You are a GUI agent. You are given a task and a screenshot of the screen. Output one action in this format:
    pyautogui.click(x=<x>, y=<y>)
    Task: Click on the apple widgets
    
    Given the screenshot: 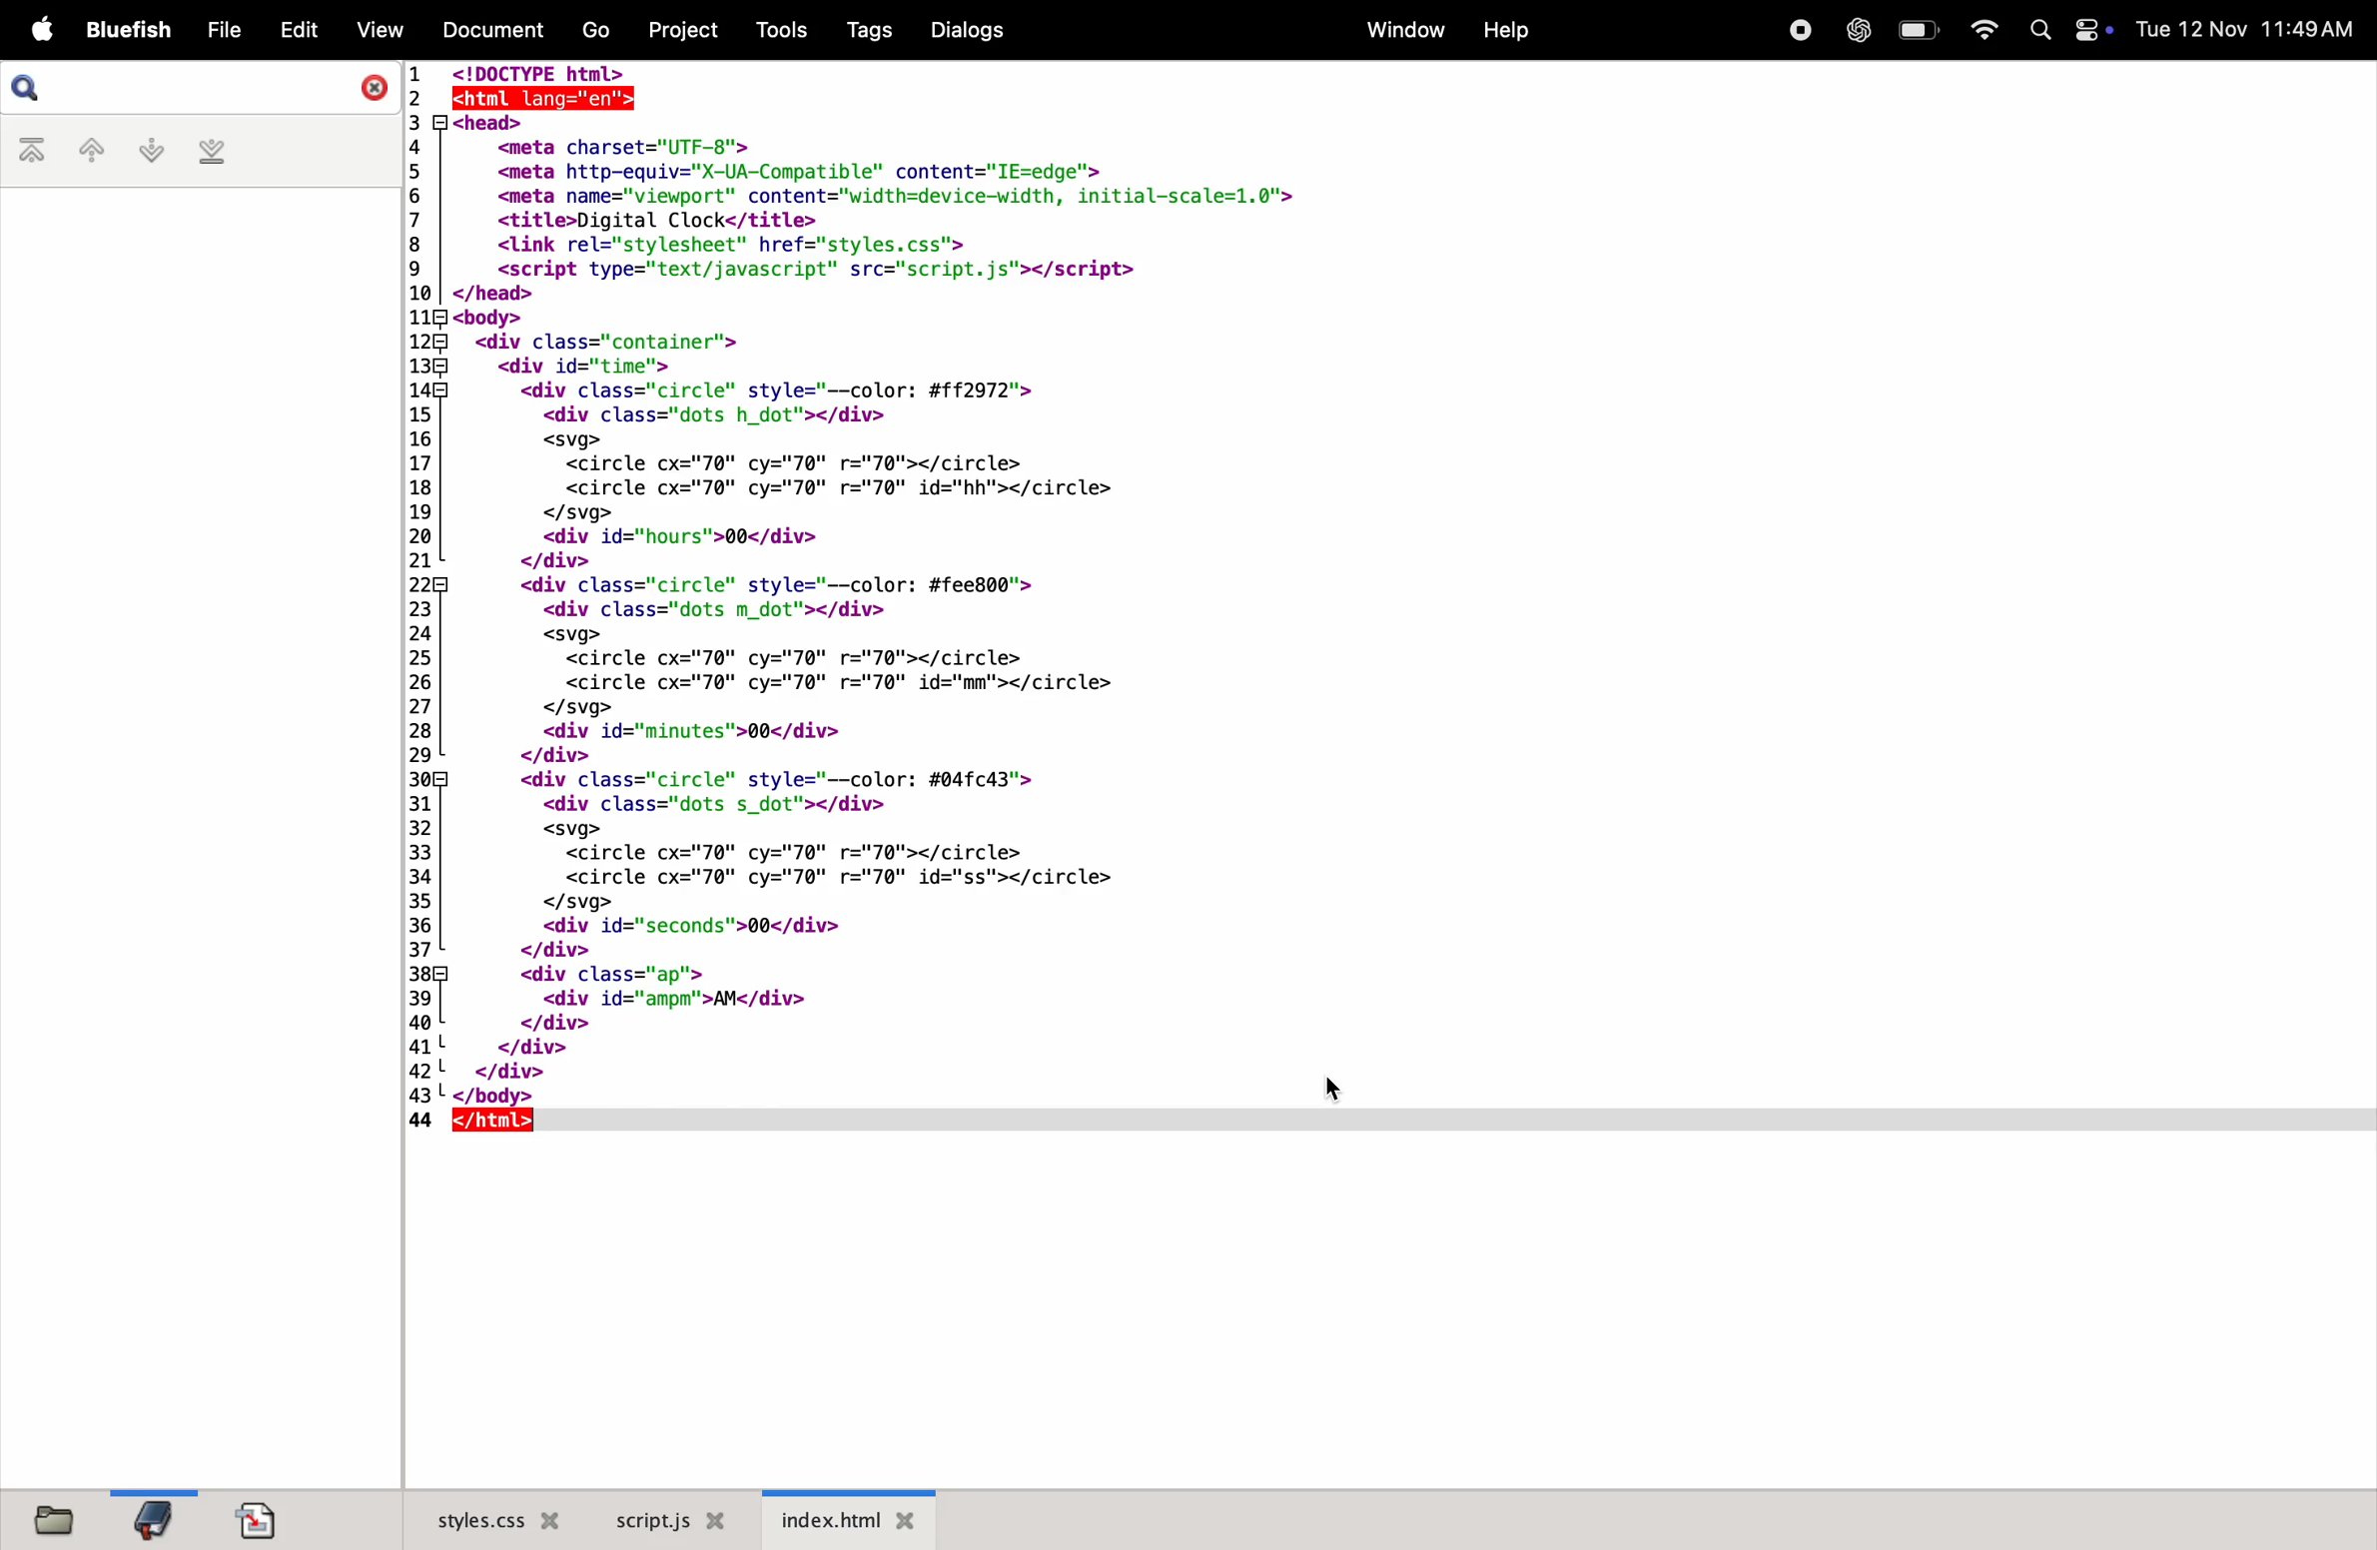 What is the action you would take?
    pyautogui.click(x=2073, y=29)
    